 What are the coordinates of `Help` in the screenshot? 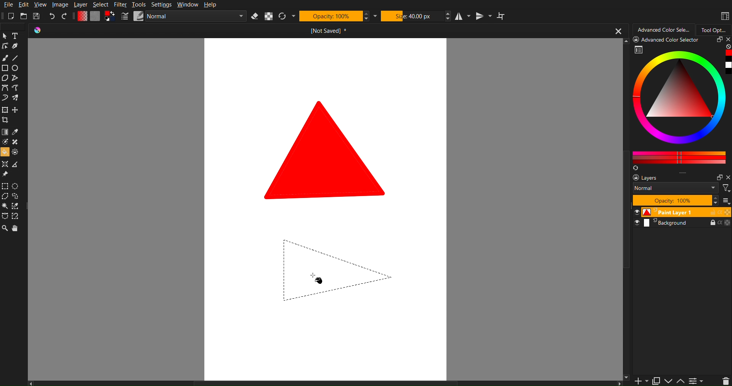 It's located at (211, 5).